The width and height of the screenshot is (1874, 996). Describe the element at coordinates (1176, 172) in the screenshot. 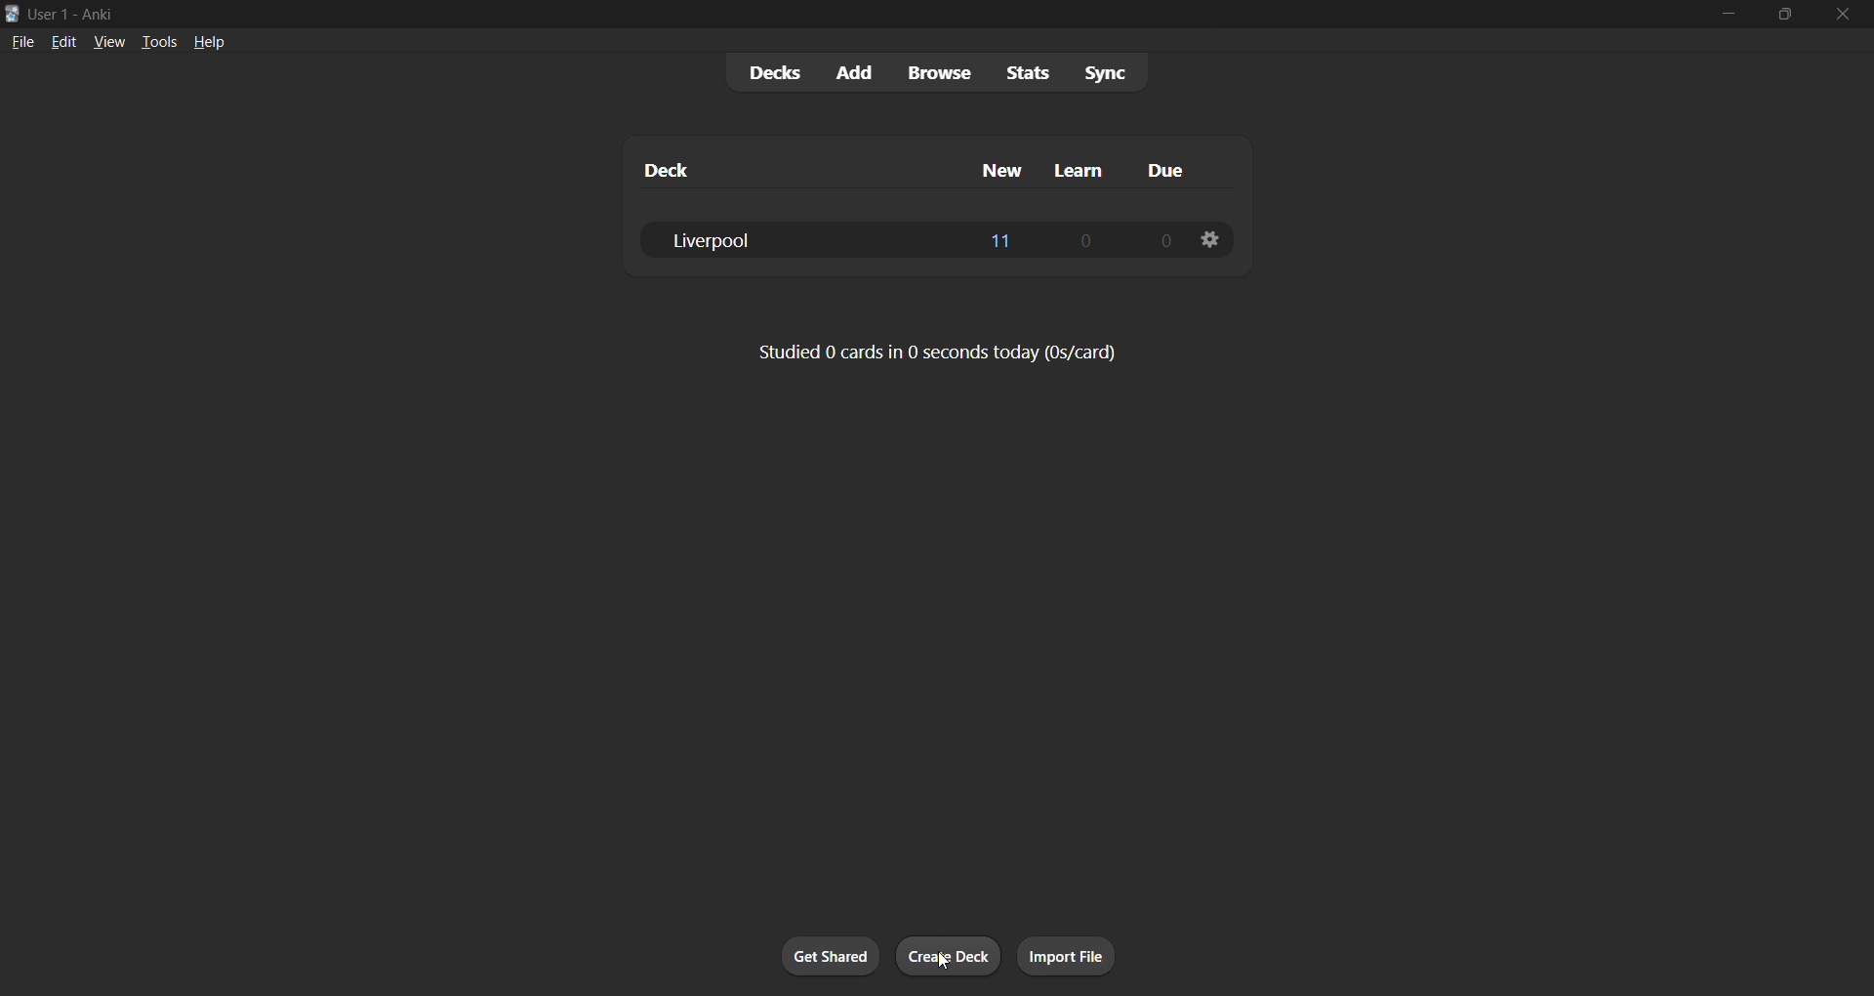

I see `due column` at that location.